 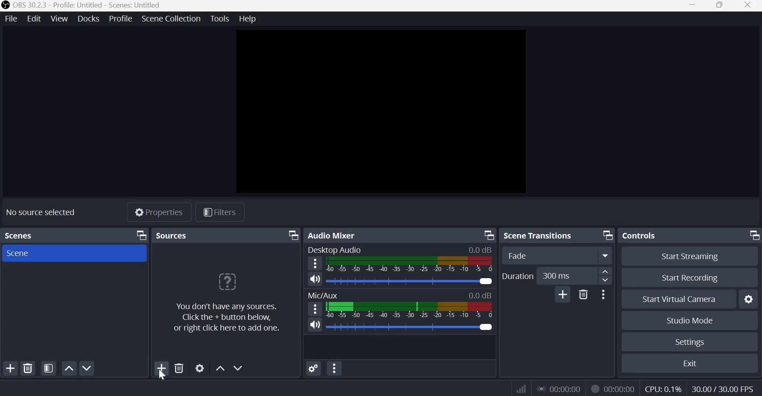 I want to click on Remove selected sources(s), so click(x=179, y=367).